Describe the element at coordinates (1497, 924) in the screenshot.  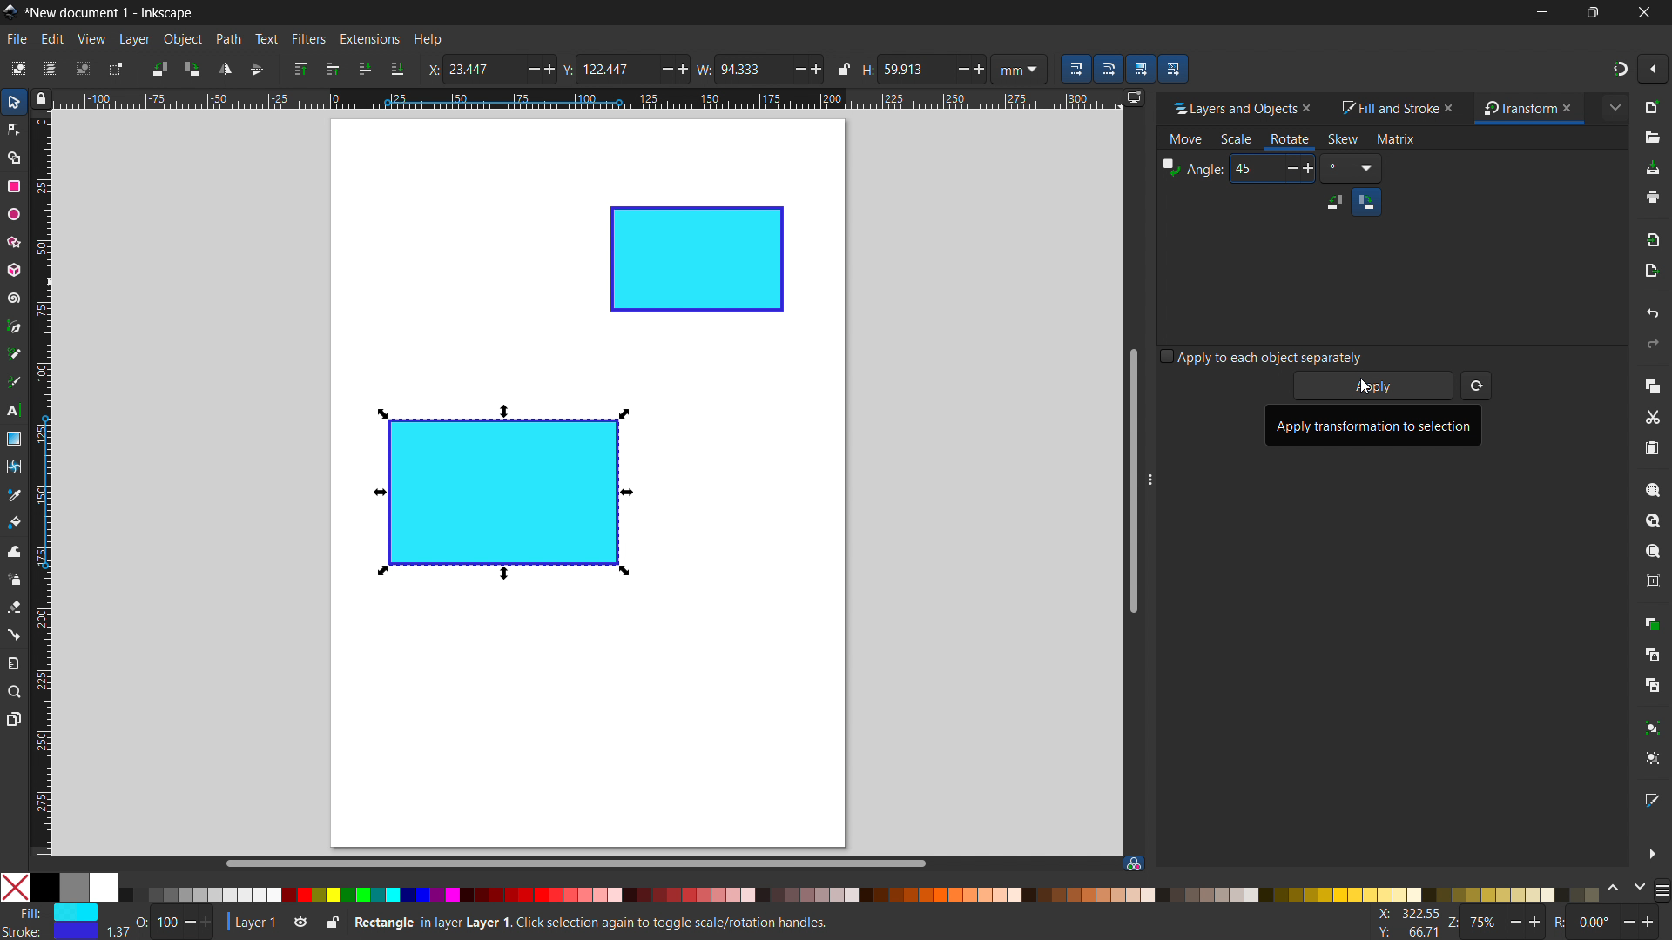
I see `Z: 75%` at that location.